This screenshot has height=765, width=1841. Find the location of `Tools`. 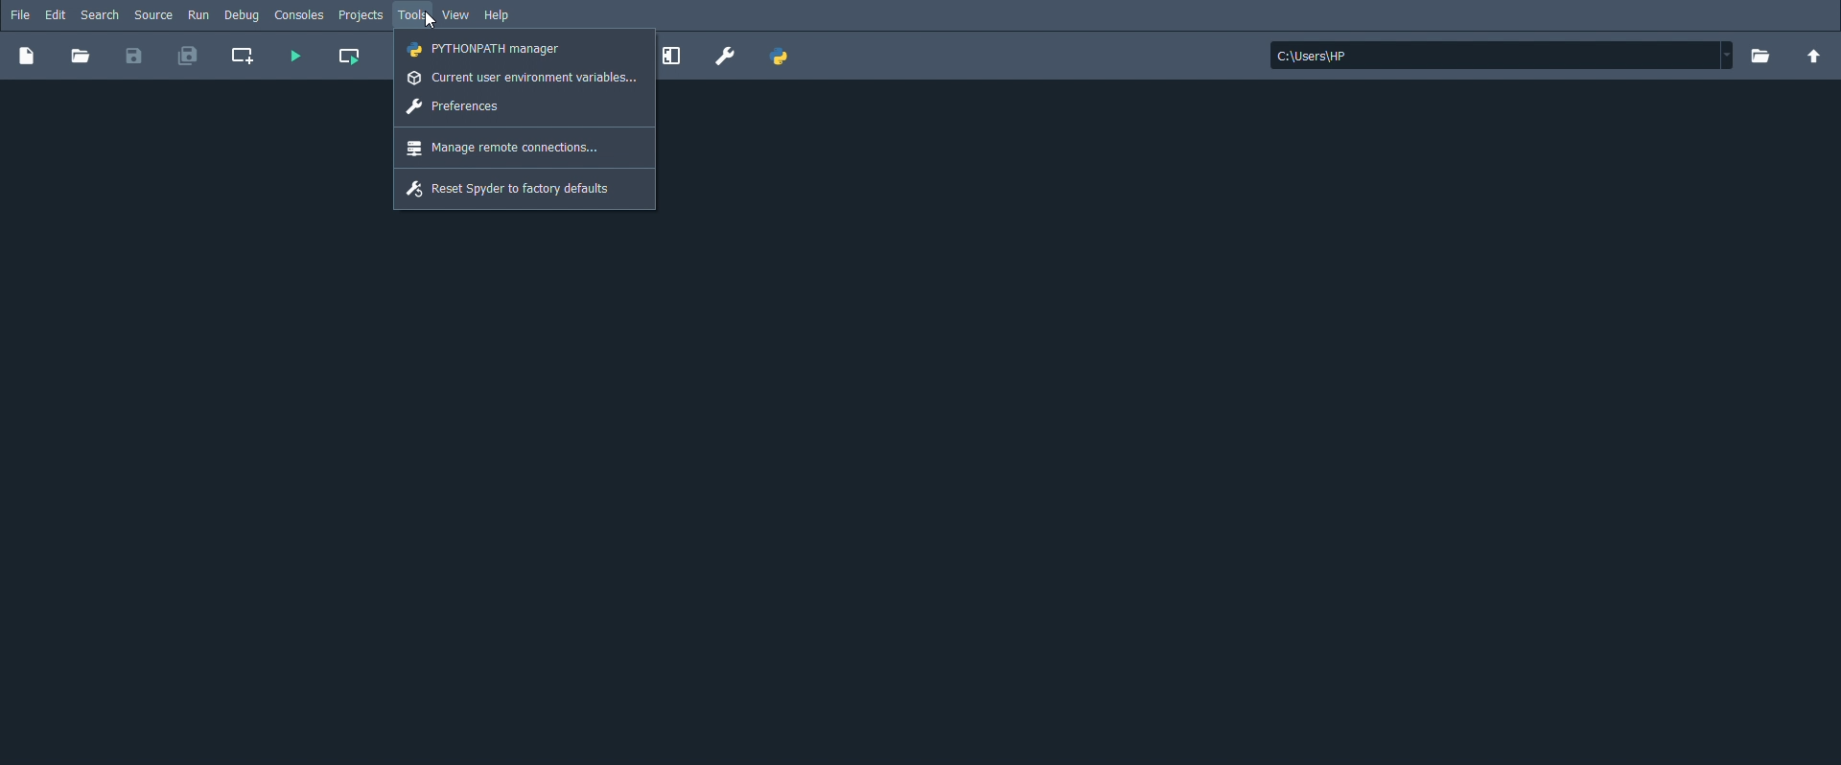

Tools is located at coordinates (413, 15).